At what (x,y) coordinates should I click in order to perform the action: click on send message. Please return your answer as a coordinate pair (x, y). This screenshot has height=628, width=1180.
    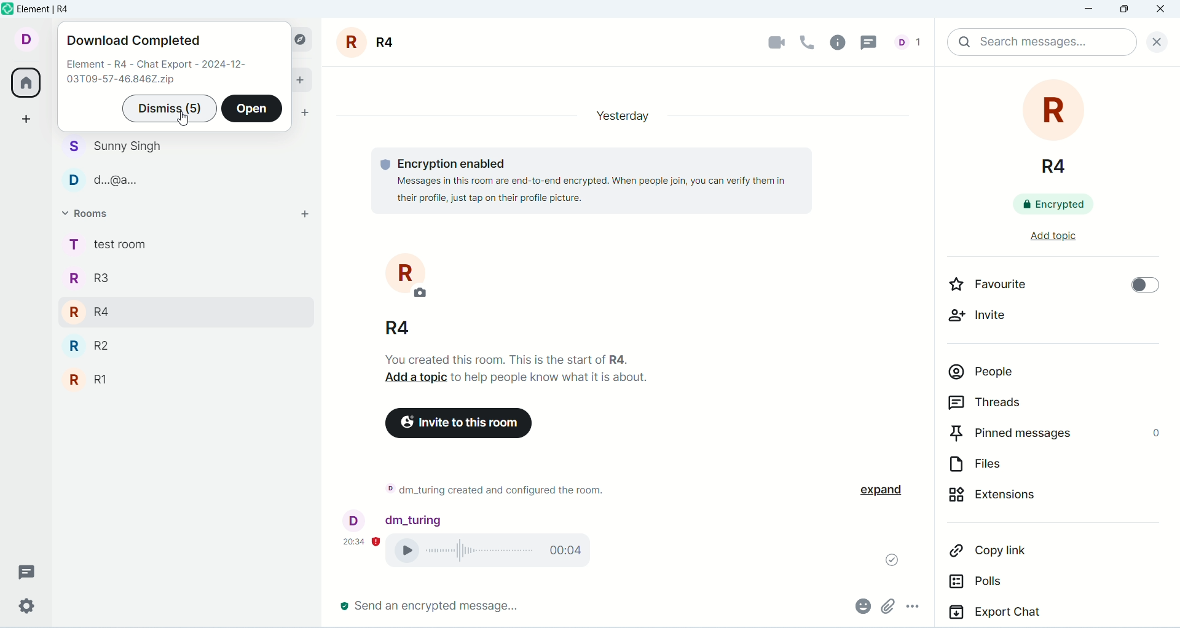
    Looking at the image, I should click on (431, 606).